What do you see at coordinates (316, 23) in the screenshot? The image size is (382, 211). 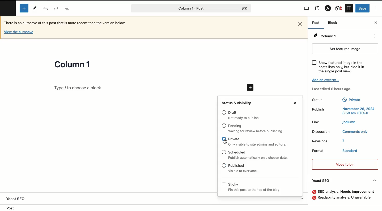 I see `Post` at bounding box center [316, 23].